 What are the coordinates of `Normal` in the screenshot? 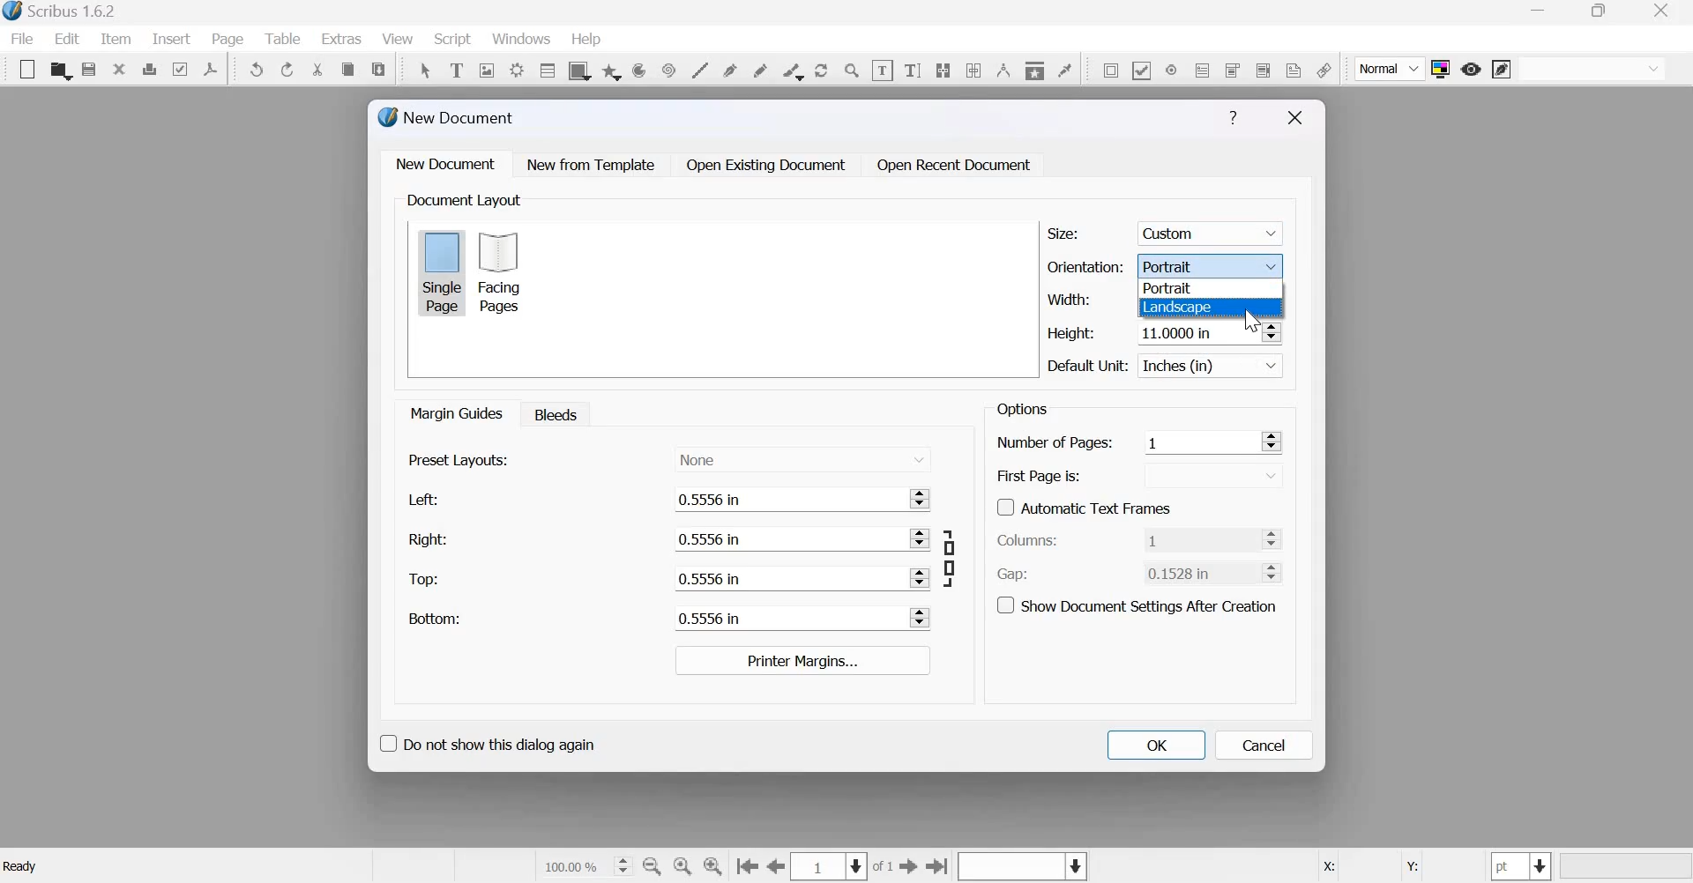 It's located at (1391, 70).